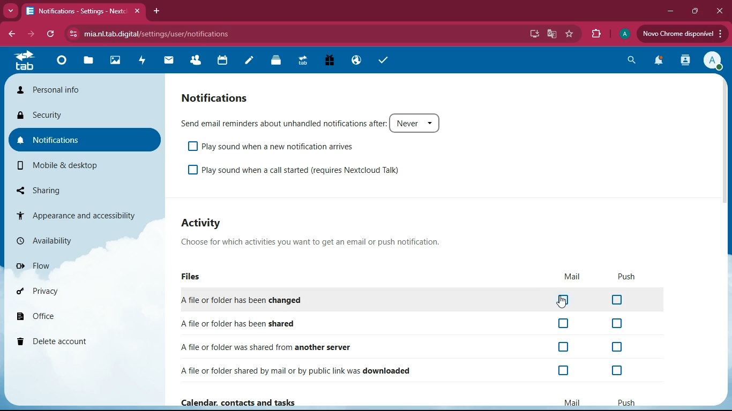 Image resolution: width=732 pixels, height=411 pixels. I want to click on flow, so click(63, 266).